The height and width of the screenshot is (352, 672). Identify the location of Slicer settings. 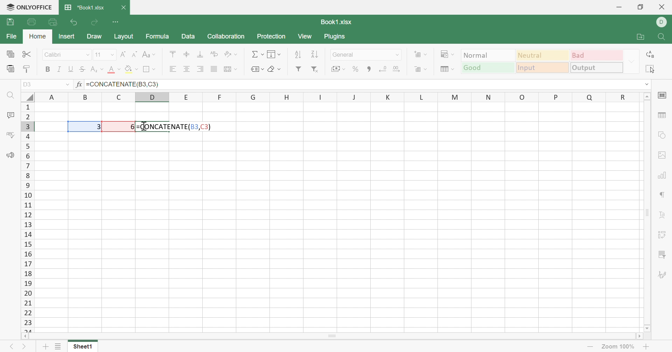
(663, 255).